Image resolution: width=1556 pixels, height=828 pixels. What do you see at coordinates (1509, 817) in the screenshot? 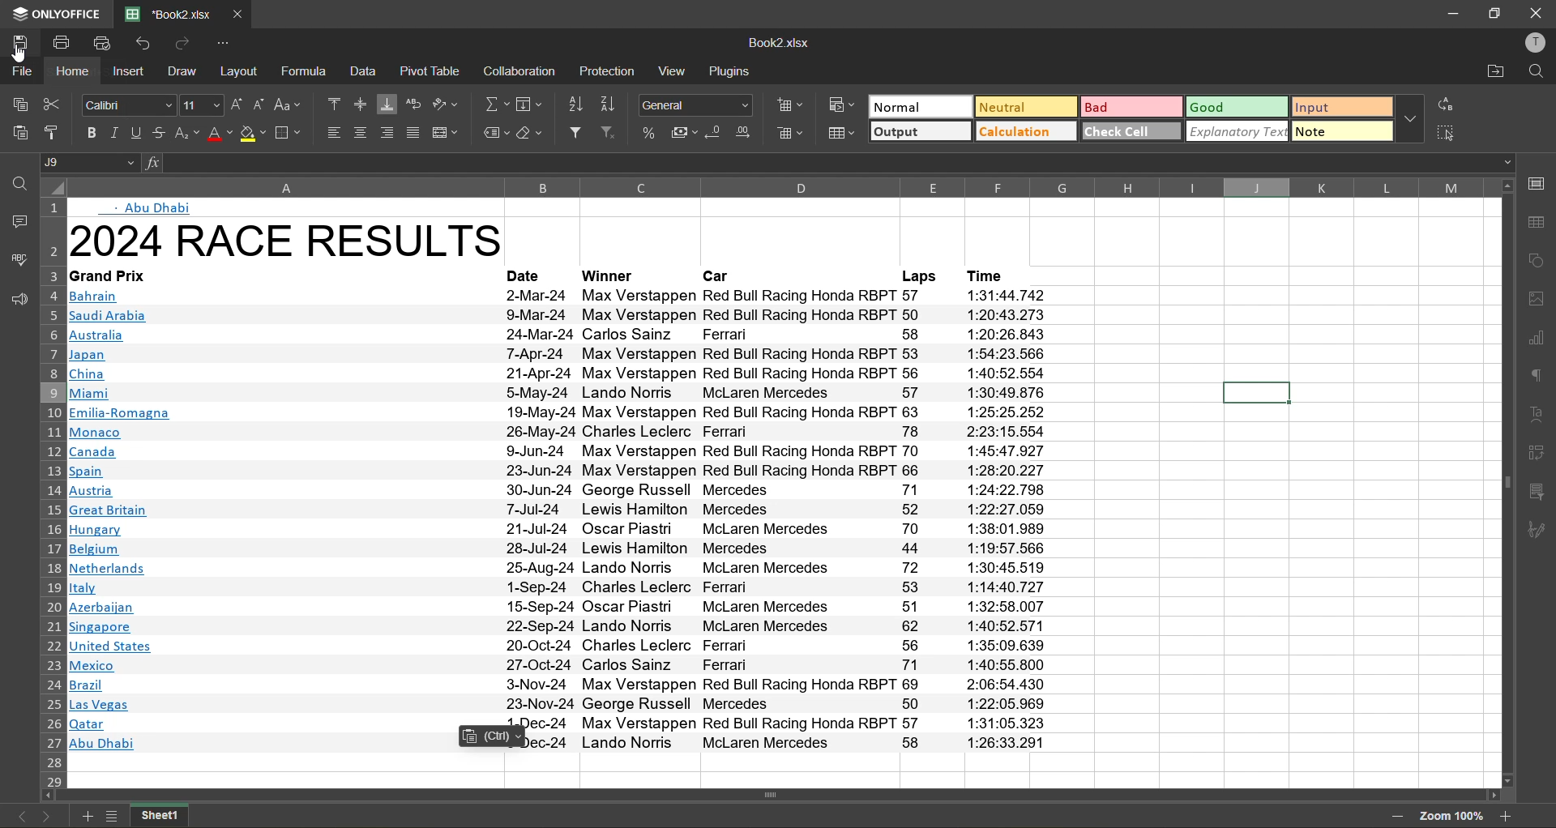
I see `zoom in` at bounding box center [1509, 817].